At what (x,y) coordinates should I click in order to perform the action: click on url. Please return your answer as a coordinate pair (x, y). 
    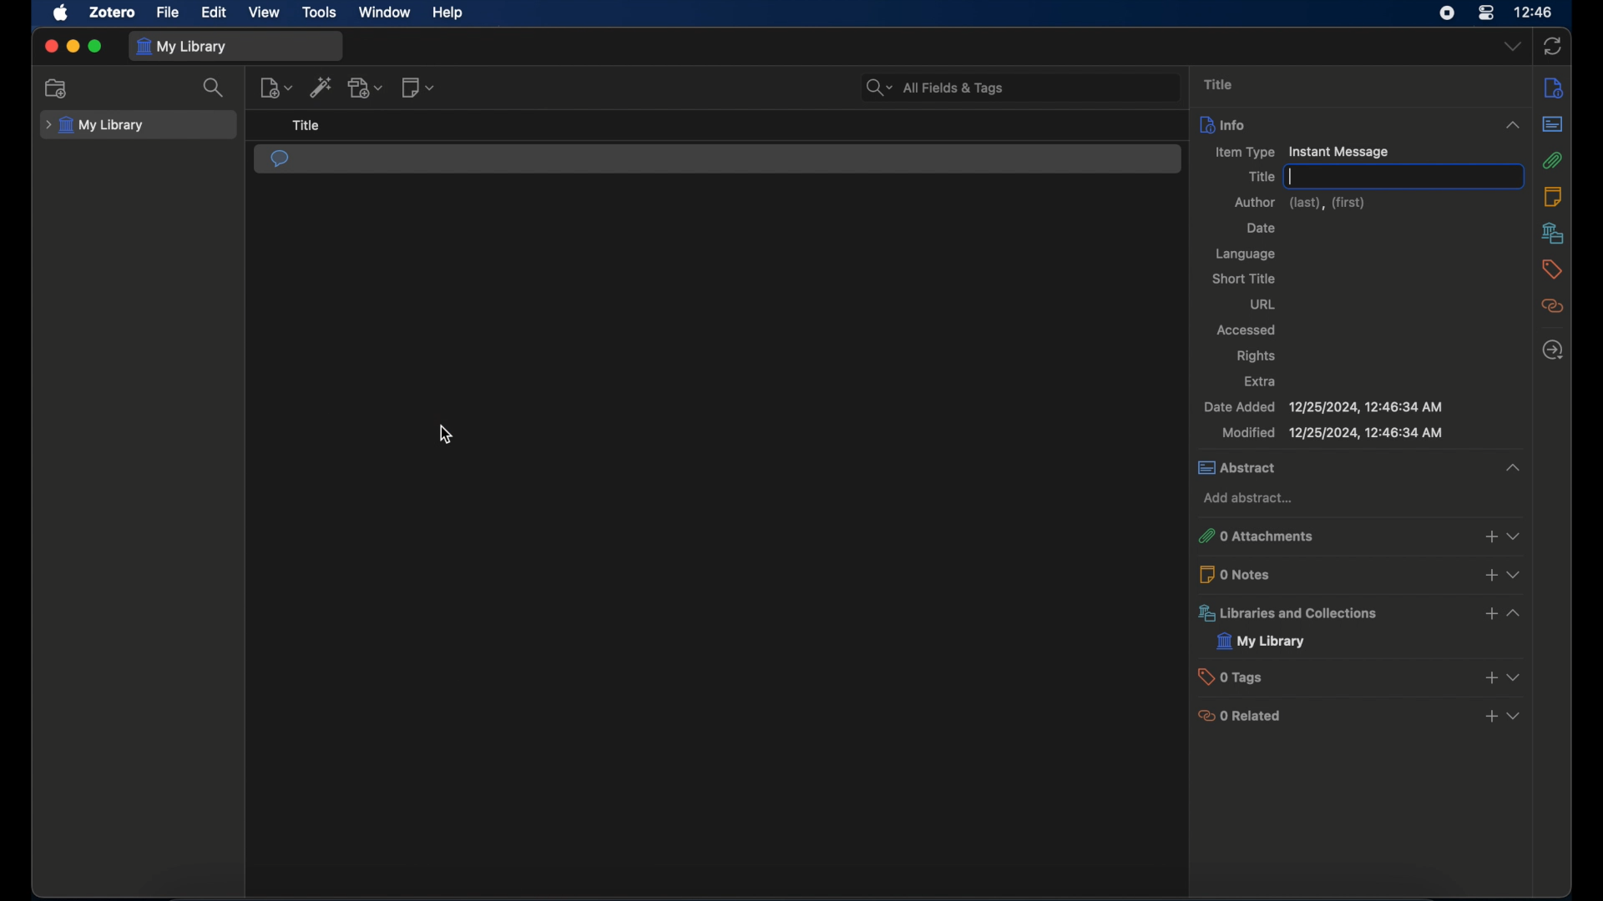
    Looking at the image, I should click on (1262, 305).